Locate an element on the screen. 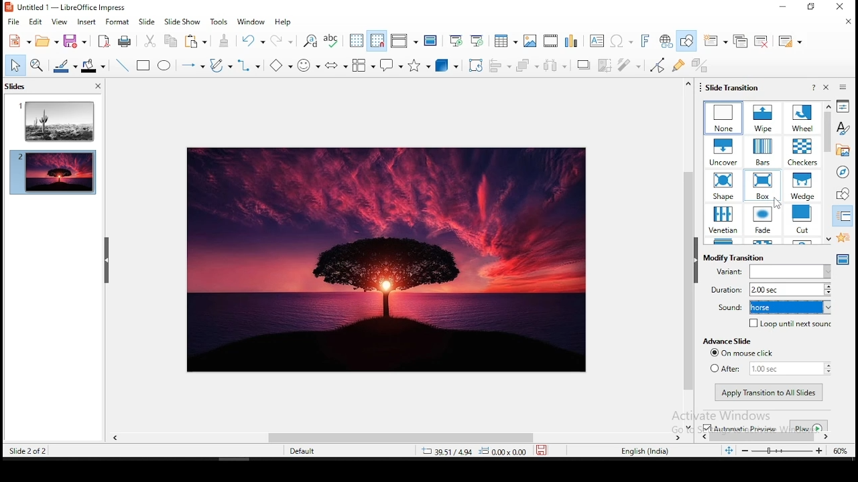 The width and height of the screenshot is (858, 482). transition effects is located at coordinates (763, 118).